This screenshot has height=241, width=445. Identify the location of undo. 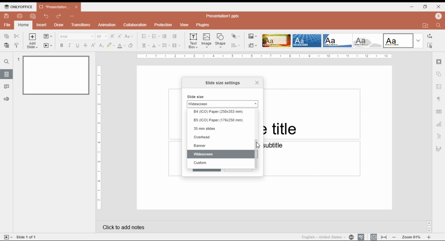
(47, 16).